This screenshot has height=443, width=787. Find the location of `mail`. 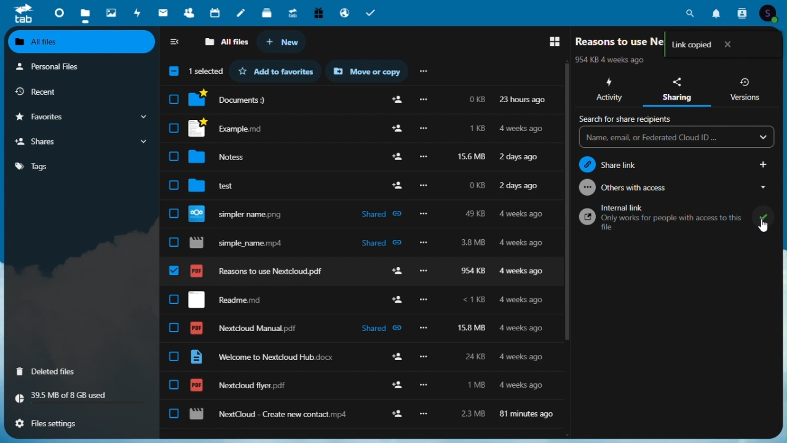

mail is located at coordinates (164, 14).